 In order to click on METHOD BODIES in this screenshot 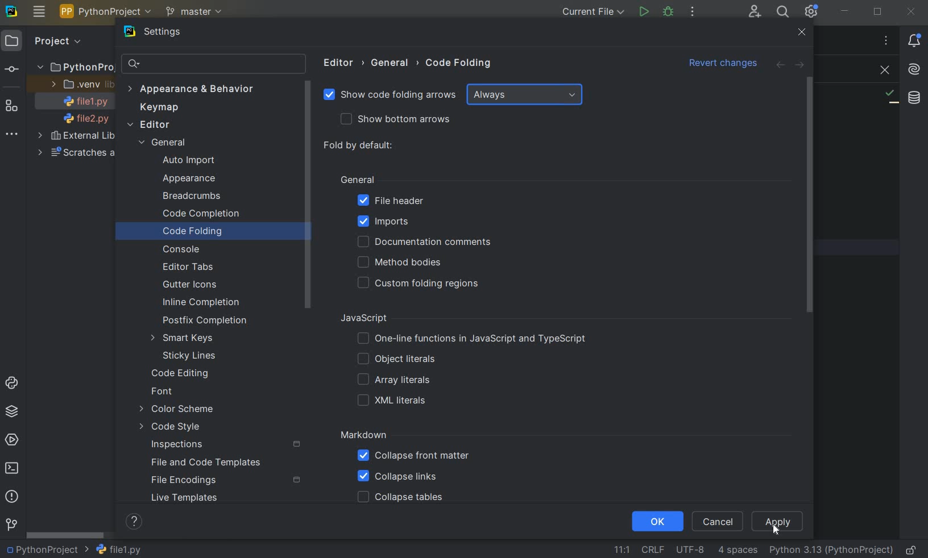, I will do `click(402, 263)`.